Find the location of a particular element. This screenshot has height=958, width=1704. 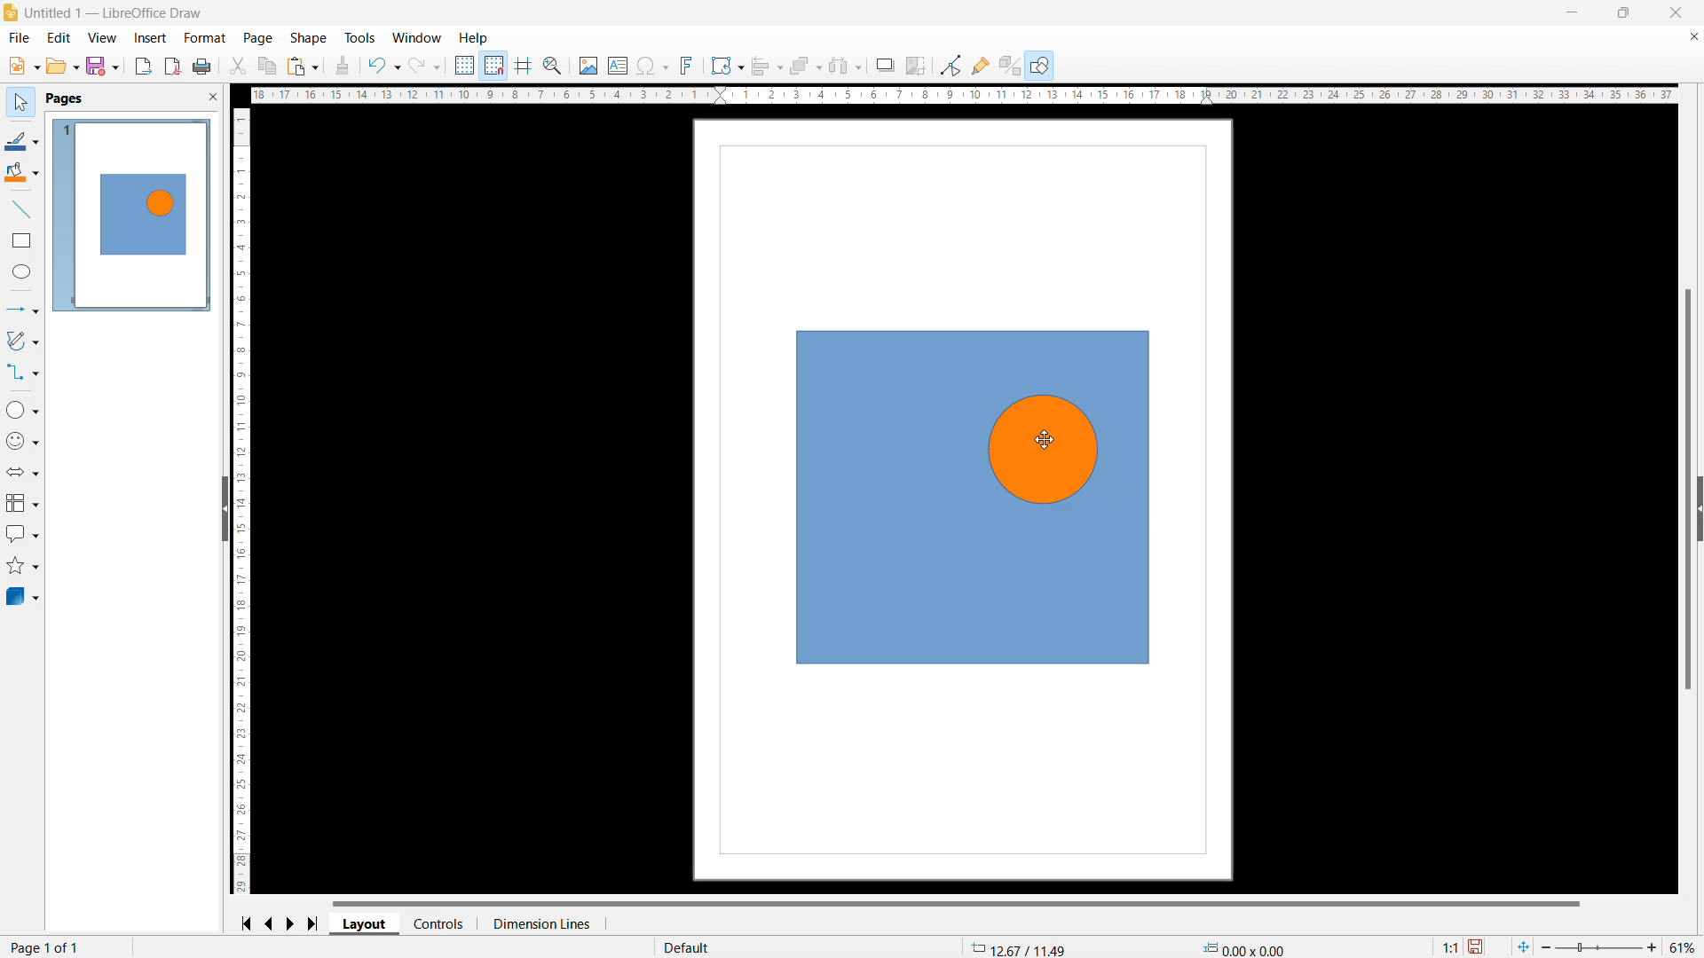

file is located at coordinates (19, 38).